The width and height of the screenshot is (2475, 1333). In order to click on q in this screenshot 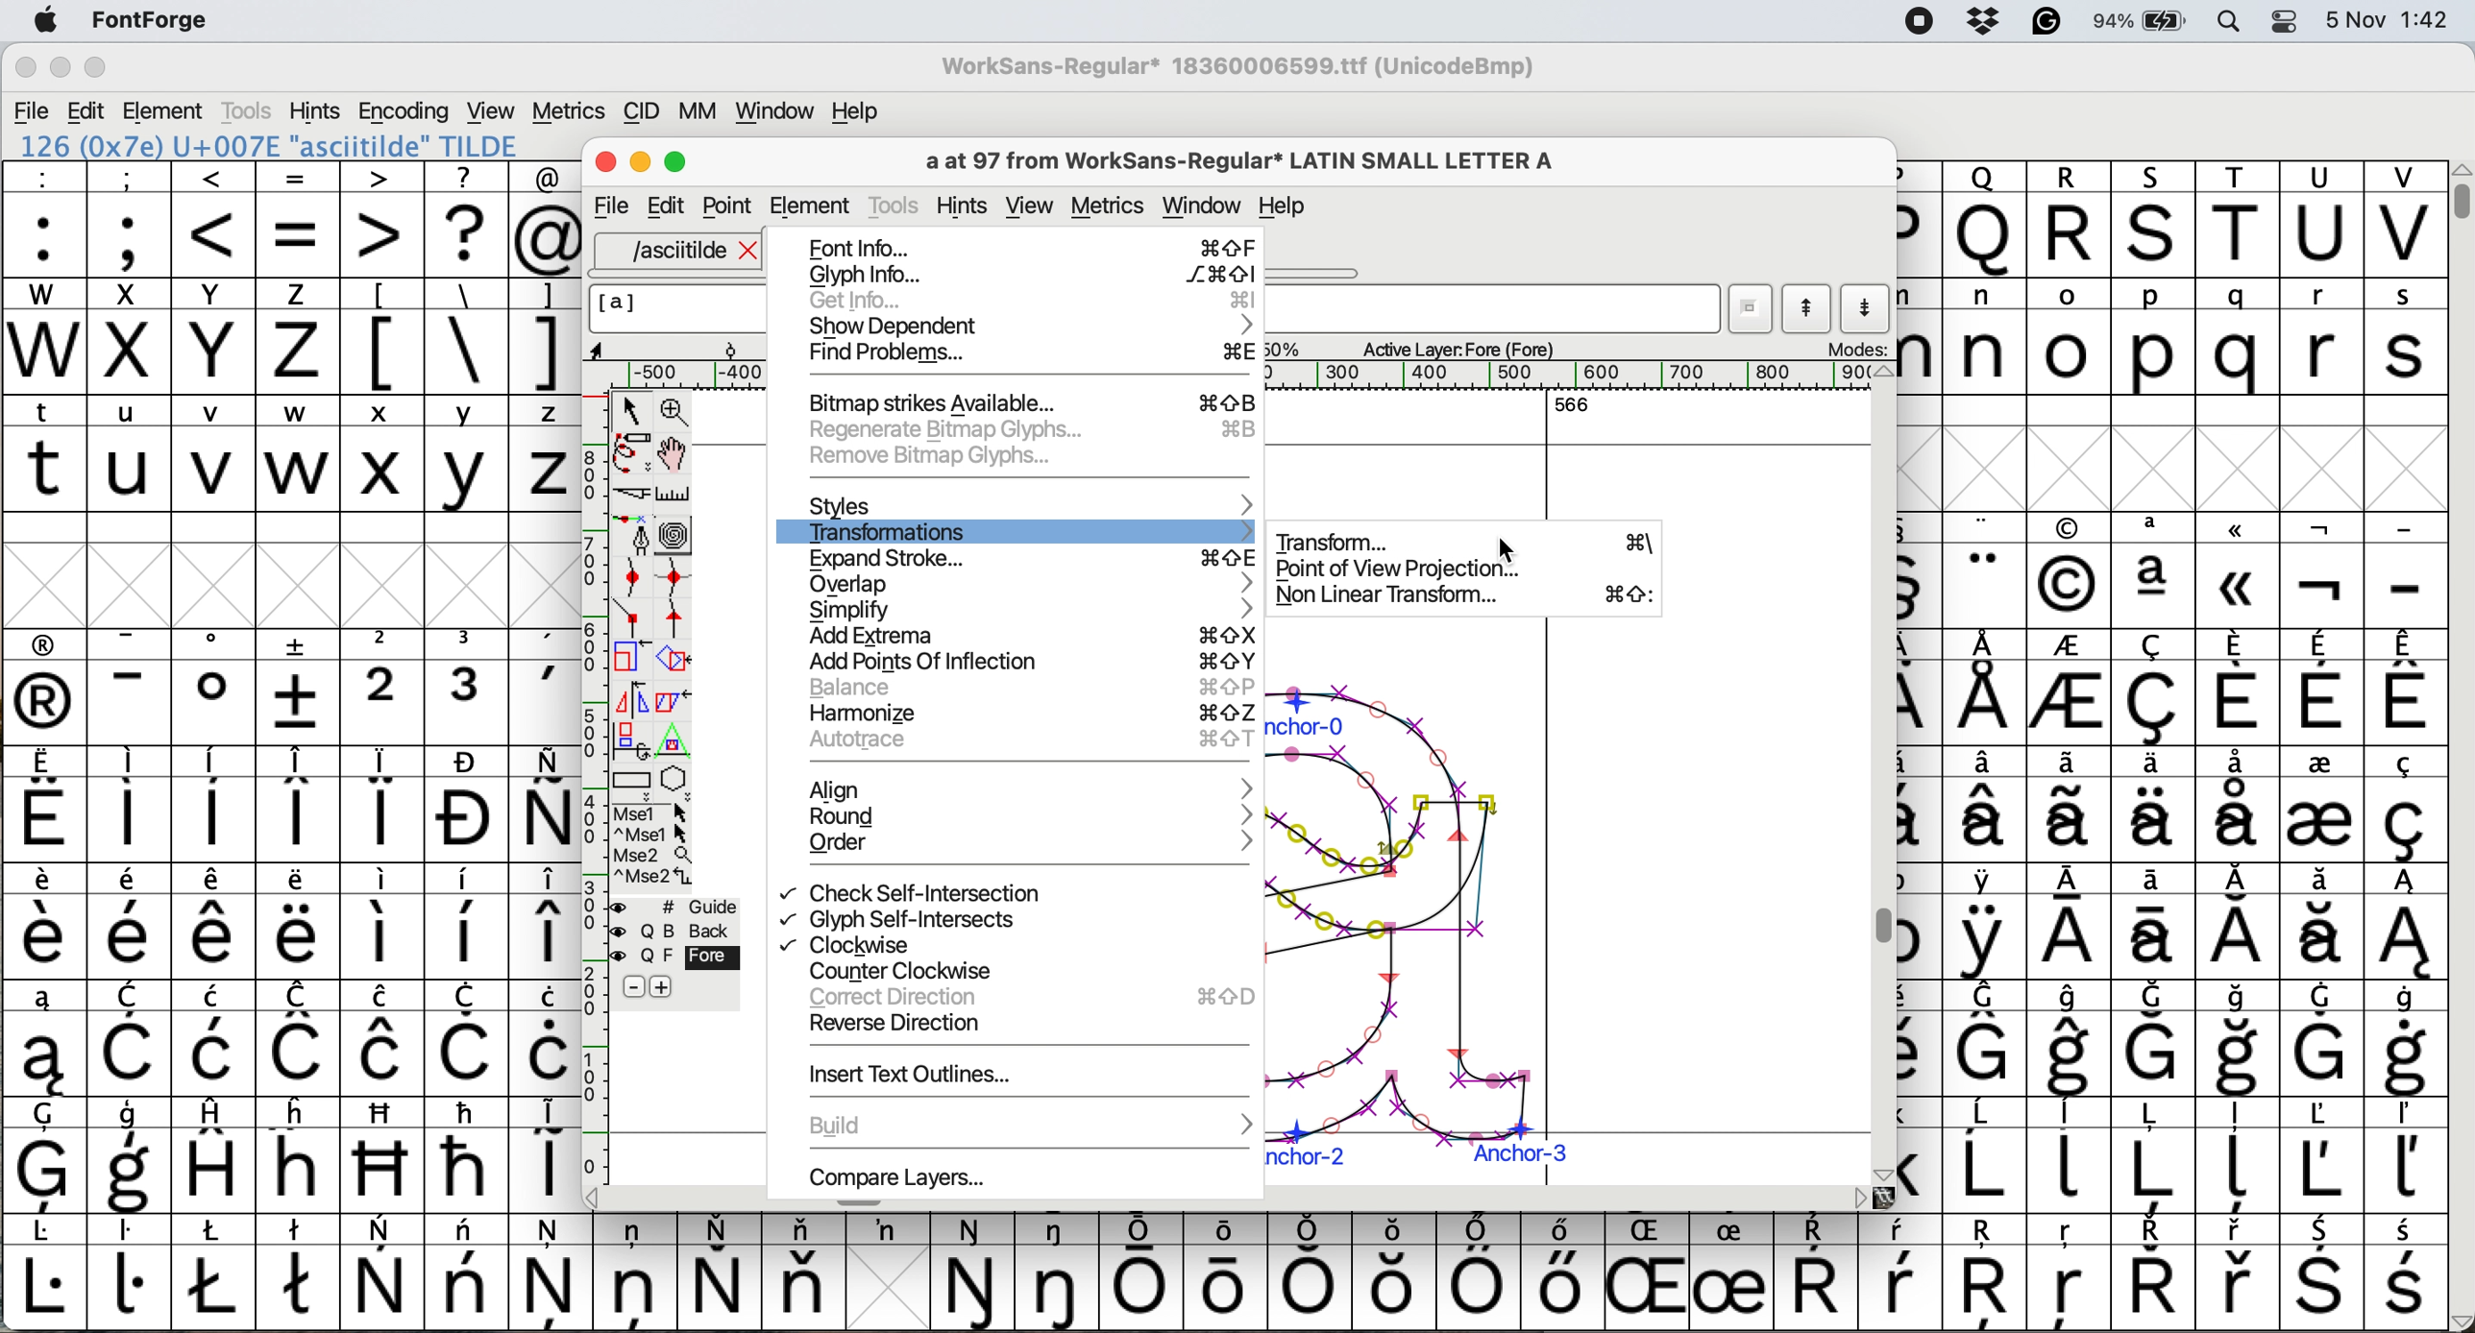, I will do `click(2242, 338)`.